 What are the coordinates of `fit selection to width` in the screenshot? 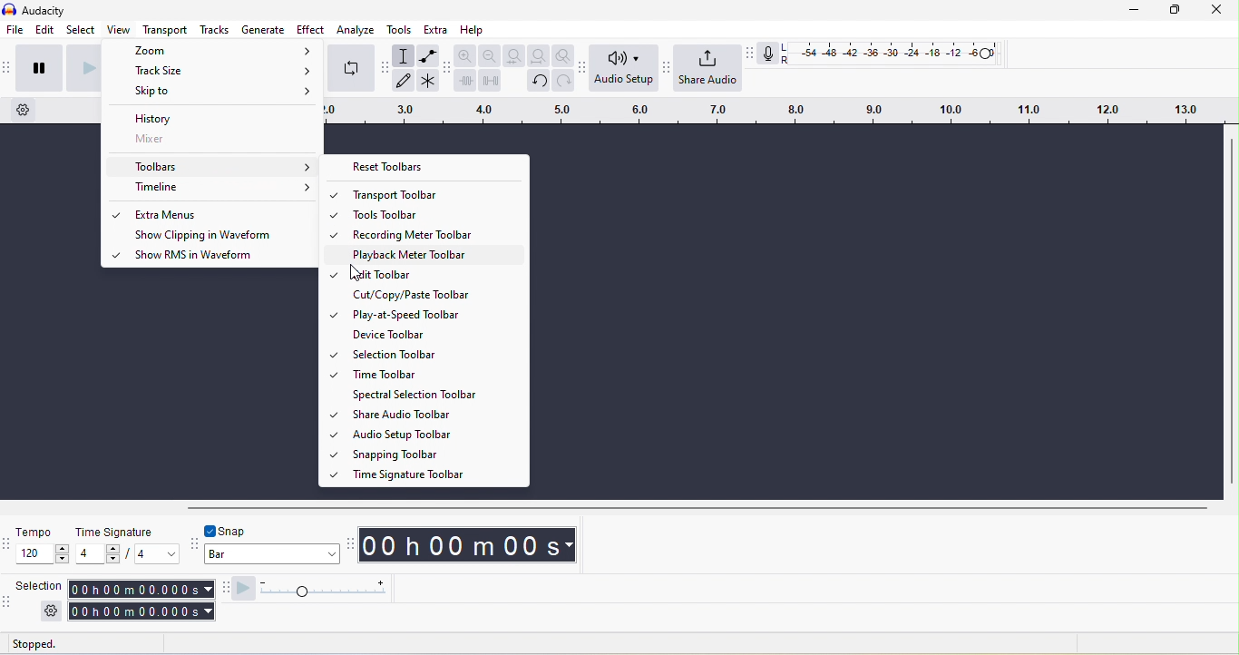 It's located at (514, 55).